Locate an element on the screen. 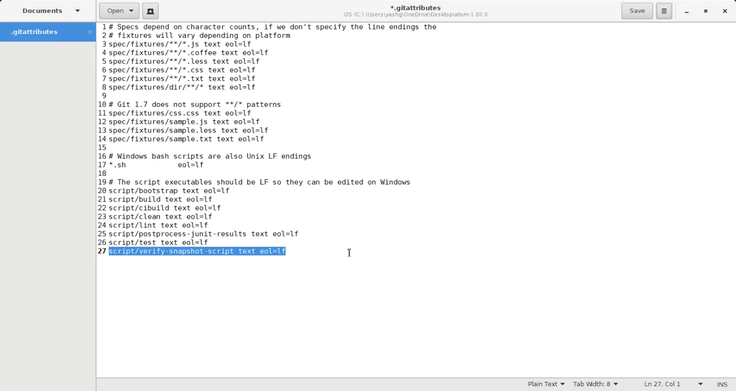 This screenshot has height=391, width=736. Tab Width: 9 is located at coordinates (596, 384).